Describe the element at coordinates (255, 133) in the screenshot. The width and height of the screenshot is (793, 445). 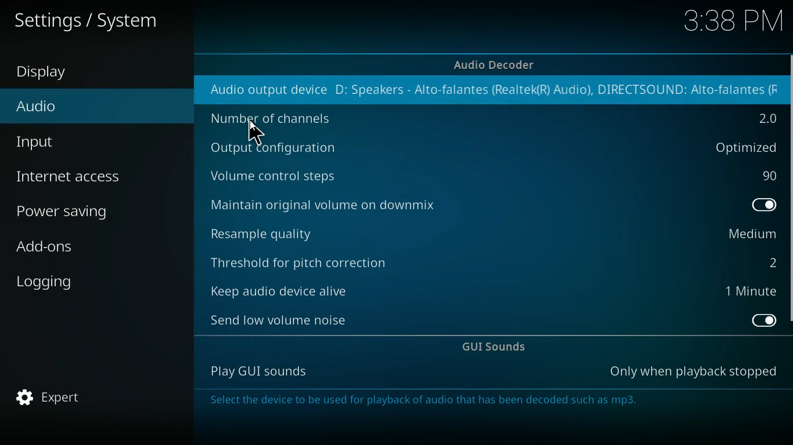
I see `cursor on number of channels` at that location.